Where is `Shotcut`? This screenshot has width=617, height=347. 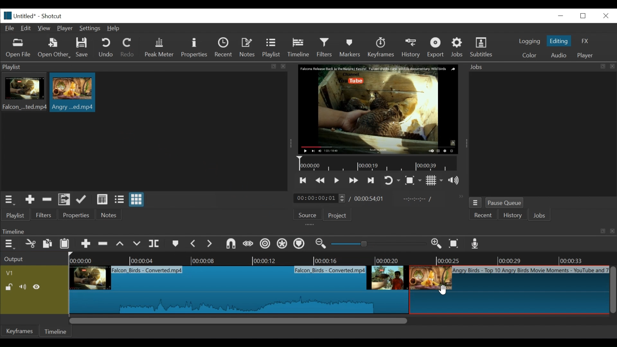
Shotcut is located at coordinates (51, 17).